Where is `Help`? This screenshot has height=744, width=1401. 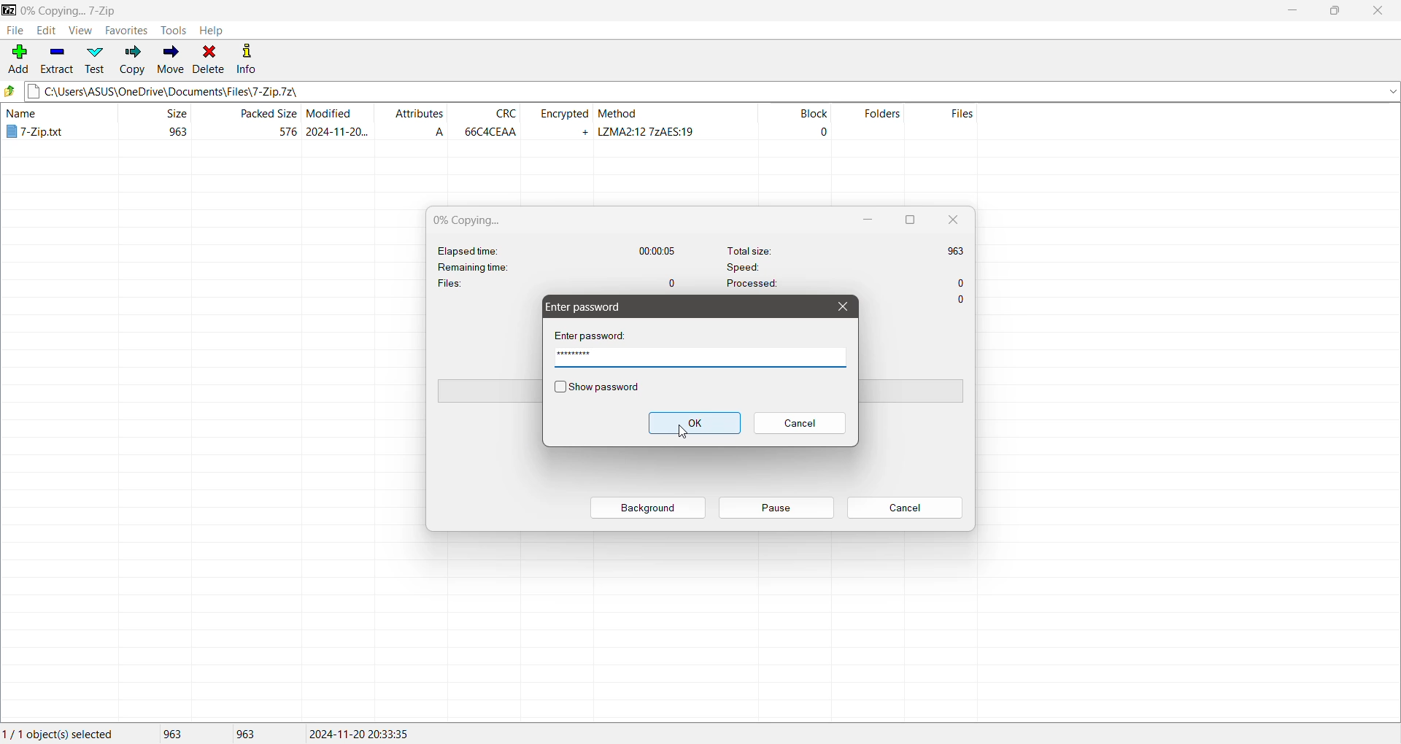
Help is located at coordinates (212, 30).